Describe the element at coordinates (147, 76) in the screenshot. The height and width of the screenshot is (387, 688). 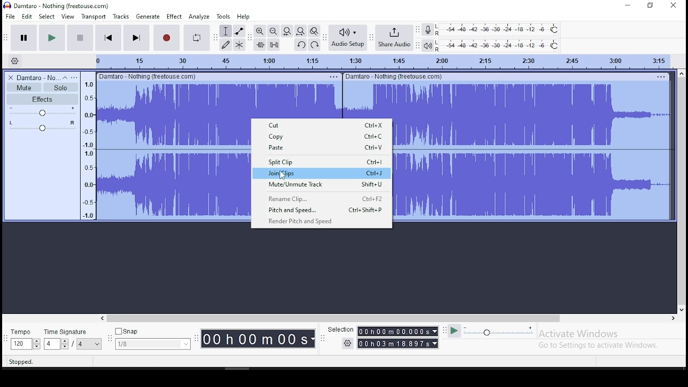
I see `Damtaro-Nothing (freehouse.com)` at that location.